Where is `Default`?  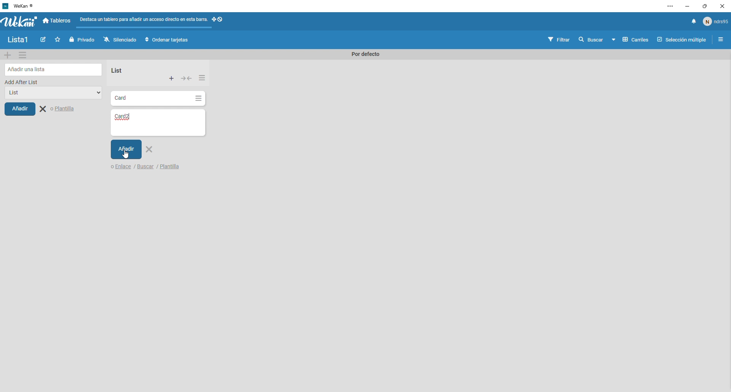
Default is located at coordinates (363, 54).